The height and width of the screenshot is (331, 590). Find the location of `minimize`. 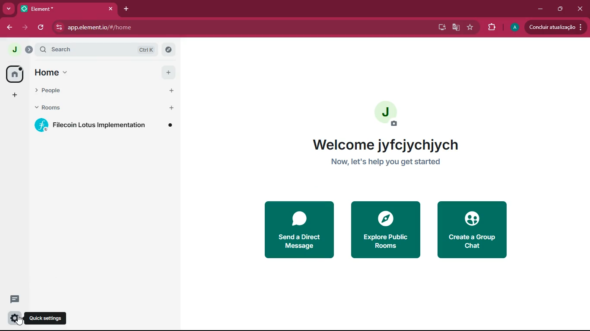

minimize is located at coordinates (541, 9).